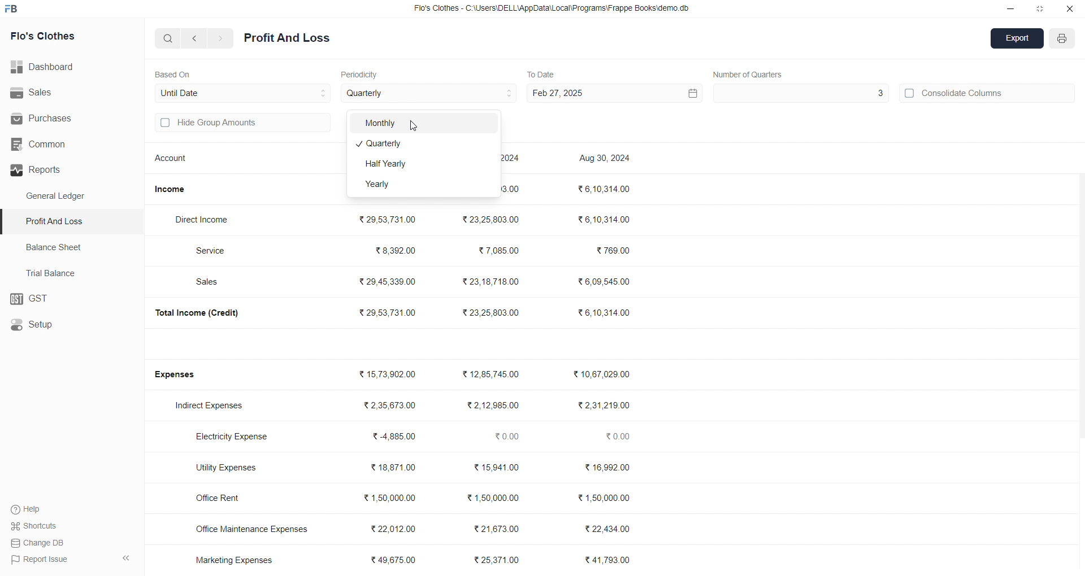 The width and height of the screenshot is (1085, 576). I want to click on ₹36,10,314.00, so click(604, 312).